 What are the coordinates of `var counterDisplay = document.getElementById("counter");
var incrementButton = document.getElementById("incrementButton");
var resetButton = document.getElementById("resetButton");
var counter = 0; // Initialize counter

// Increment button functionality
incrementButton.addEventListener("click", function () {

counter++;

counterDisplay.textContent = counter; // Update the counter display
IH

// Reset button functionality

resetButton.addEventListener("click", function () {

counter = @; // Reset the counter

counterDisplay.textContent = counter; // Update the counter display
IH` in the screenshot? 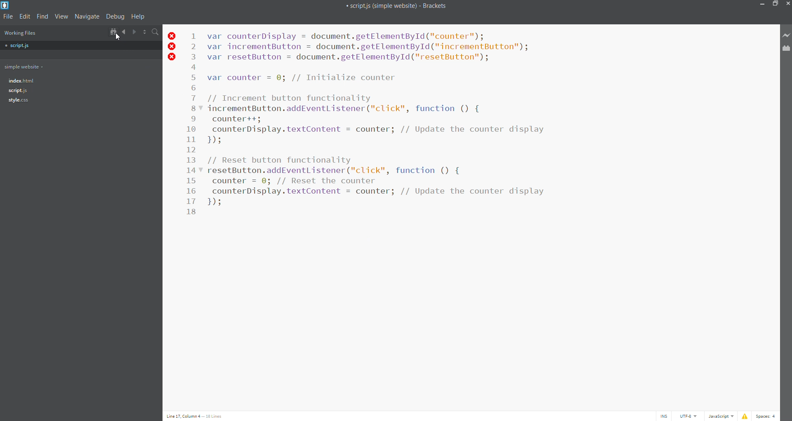 It's located at (382, 122).